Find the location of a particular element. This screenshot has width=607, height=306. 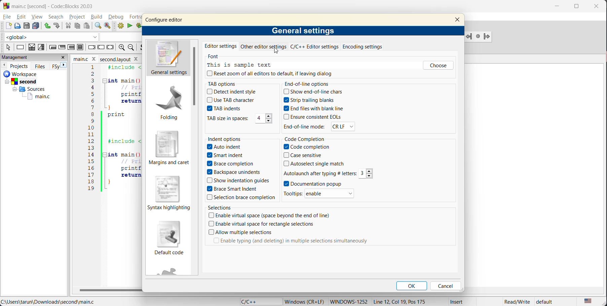

run is located at coordinates (129, 26).